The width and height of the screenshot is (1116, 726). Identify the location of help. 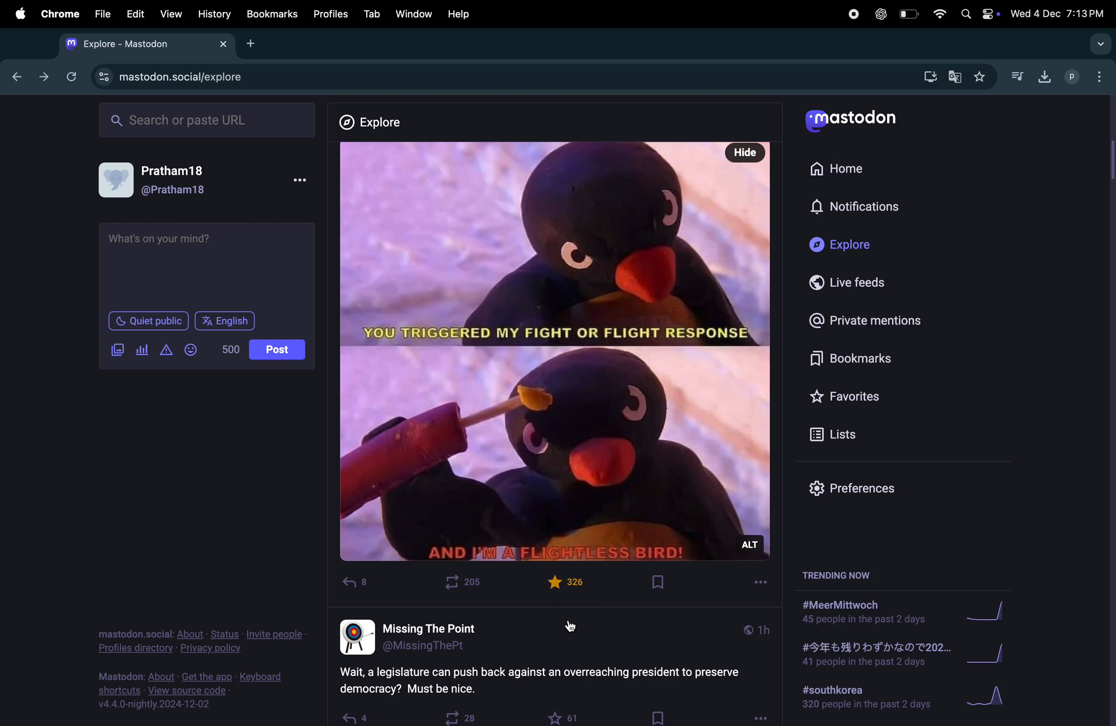
(460, 13).